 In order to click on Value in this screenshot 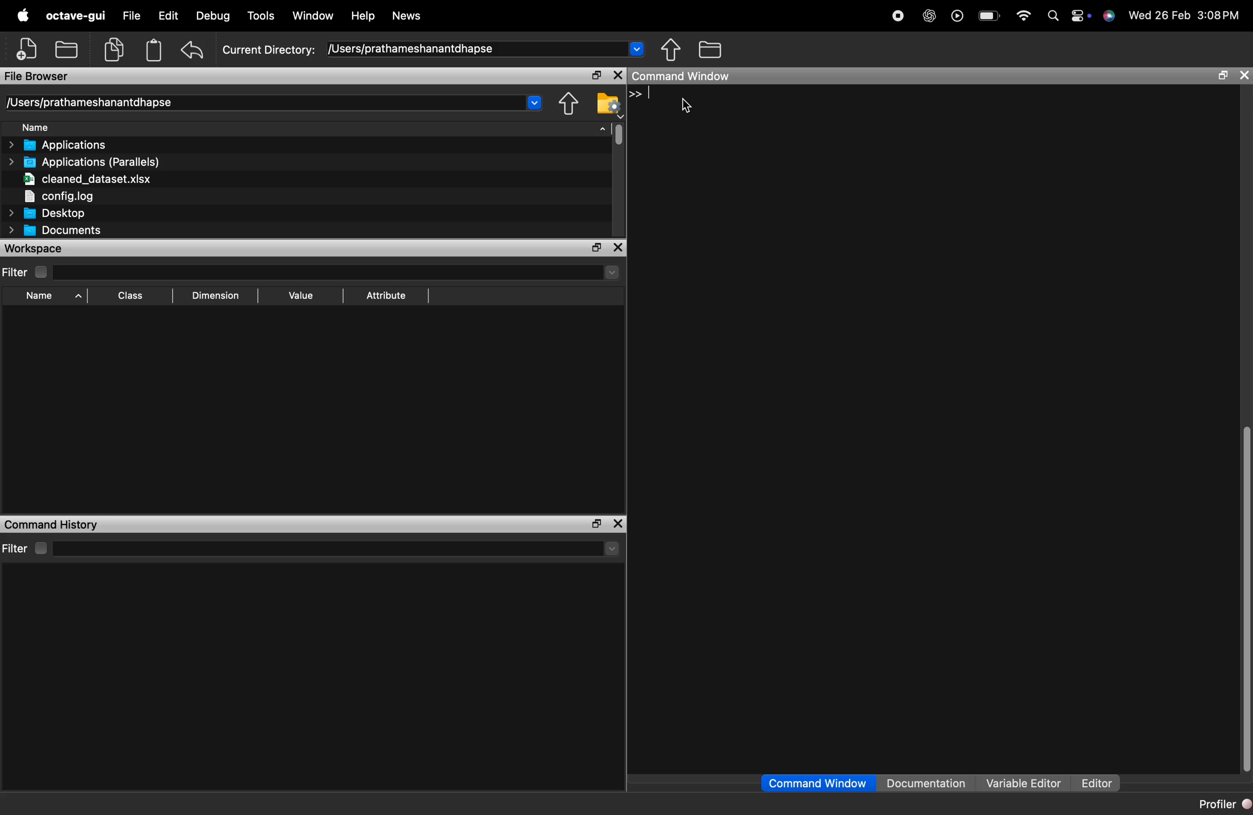, I will do `click(300, 299)`.